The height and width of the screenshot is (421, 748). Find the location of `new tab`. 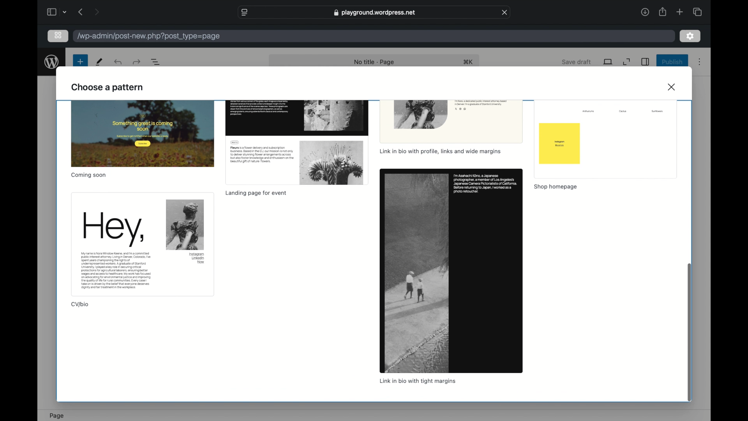

new tab is located at coordinates (679, 12).